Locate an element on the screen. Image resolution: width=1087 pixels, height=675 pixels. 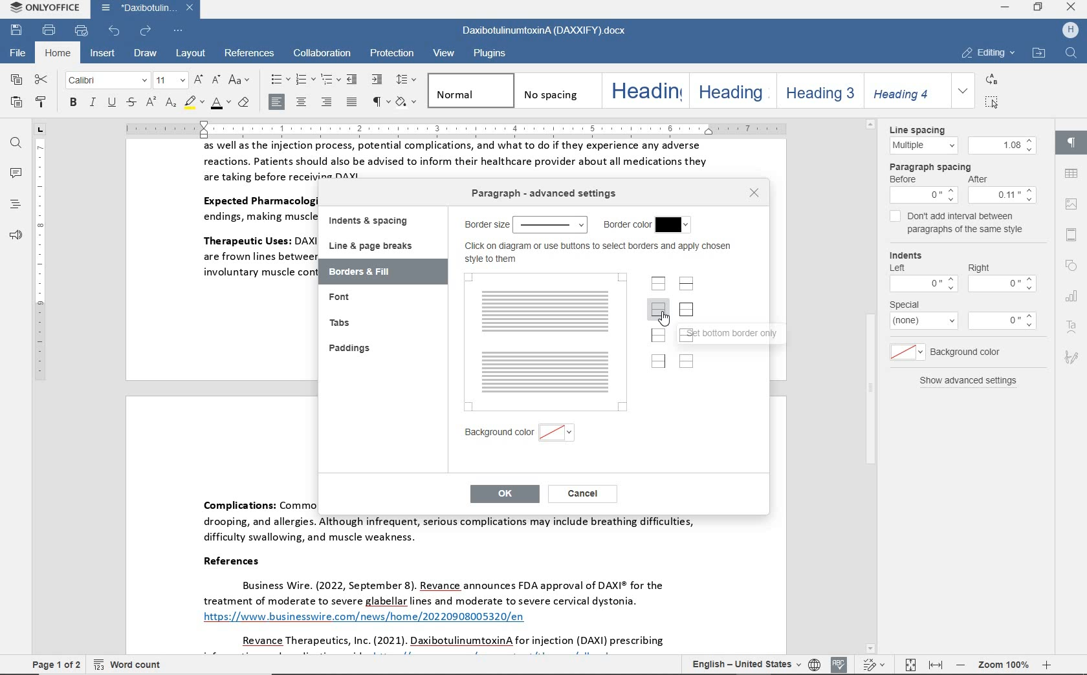
replace is located at coordinates (990, 79).